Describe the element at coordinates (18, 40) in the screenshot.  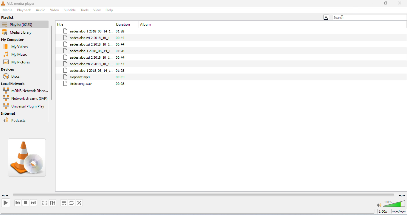
I see `my computer` at that location.